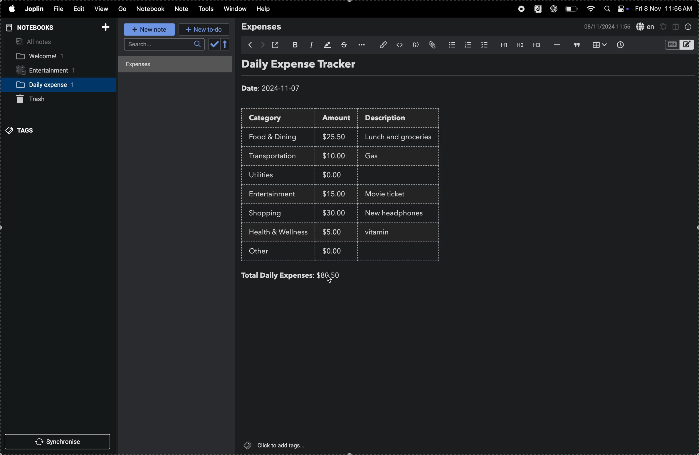 Image resolution: width=699 pixels, height=455 pixels. What do you see at coordinates (391, 119) in the screenshot?
I see `description` at bounding box center [391, 119].